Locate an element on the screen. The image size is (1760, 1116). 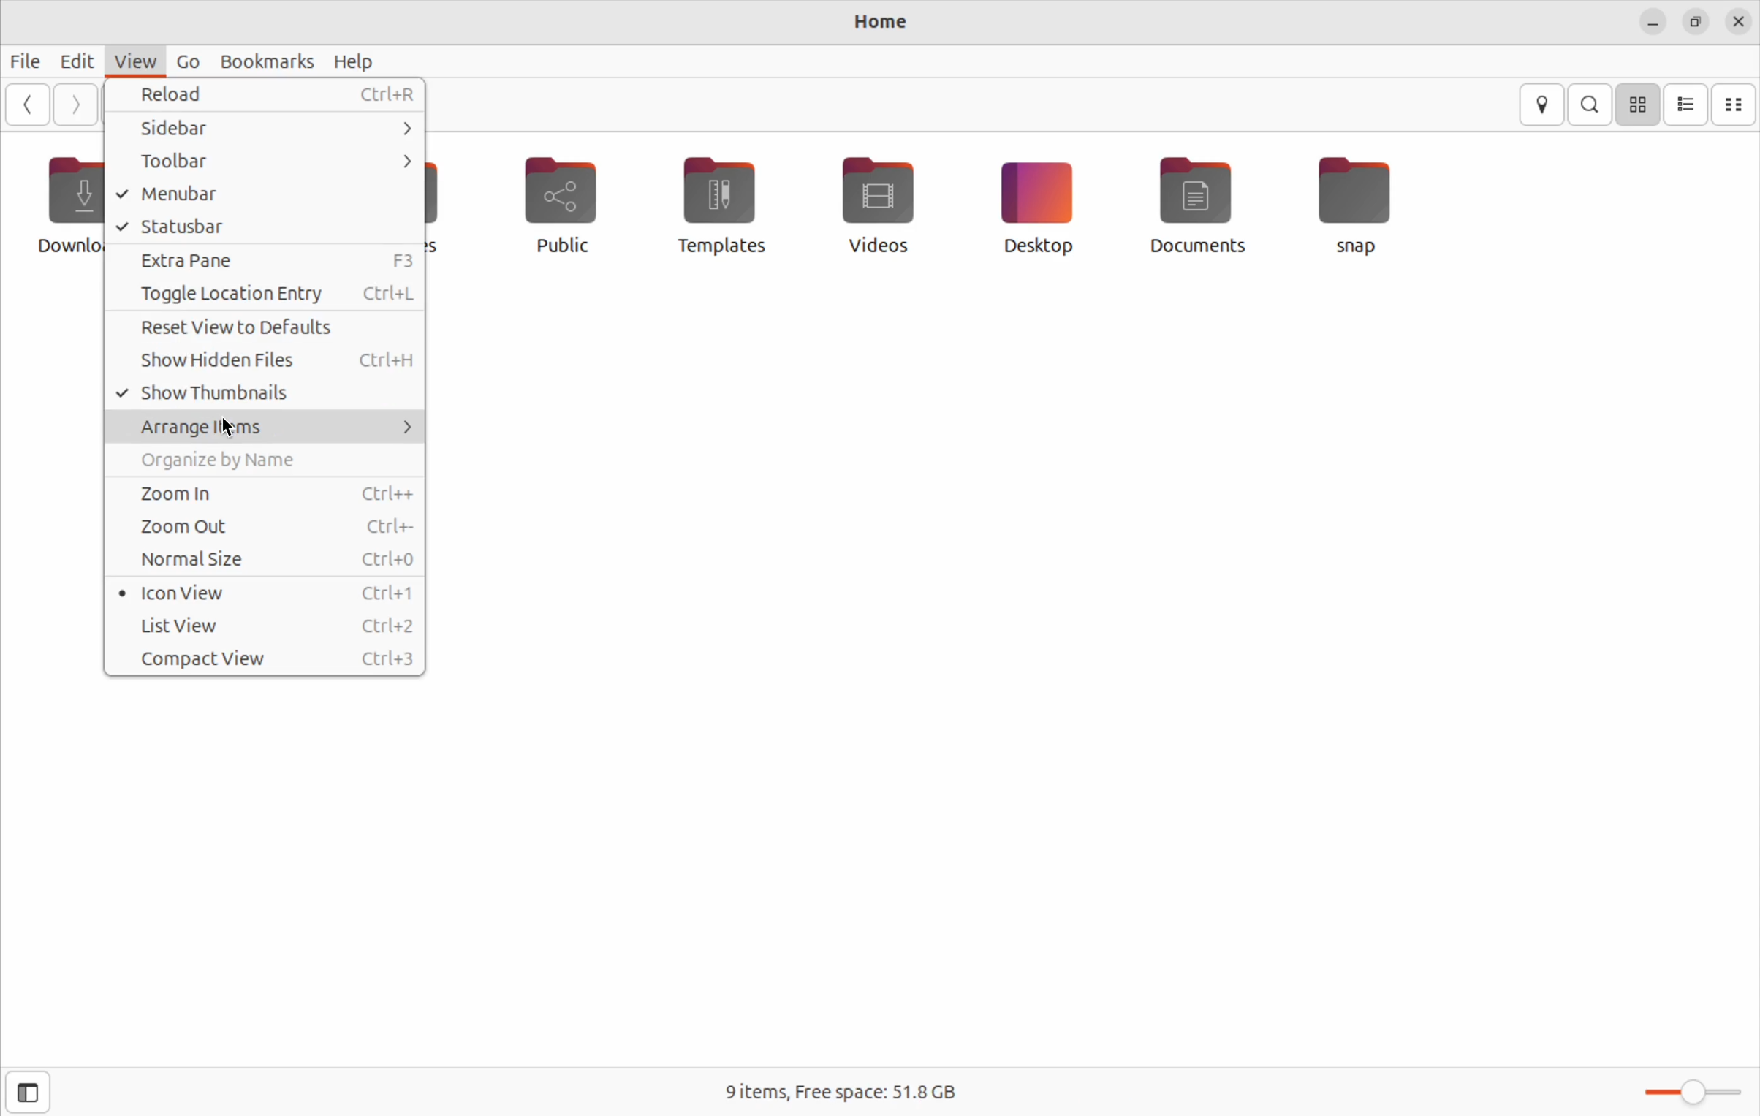
list view is located at coordinates (270, 626).